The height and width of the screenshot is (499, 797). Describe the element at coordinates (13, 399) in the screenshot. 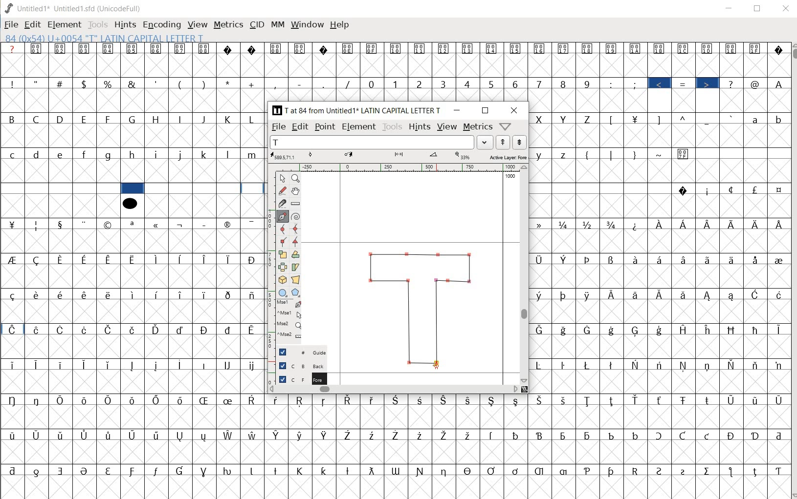

I see `Symbol` at that location.